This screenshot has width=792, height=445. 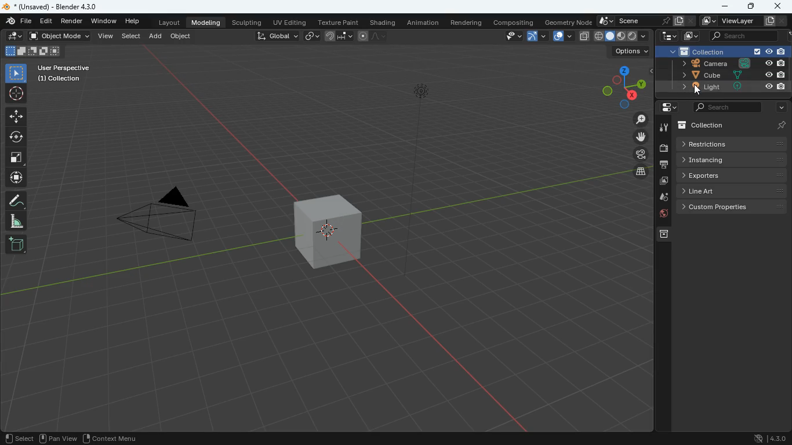 I want to click on add, so click(x=156, y=37).